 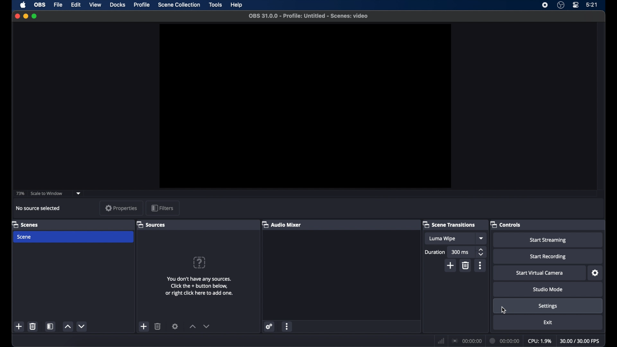 I want to click on docks, so click(x=118, y=5).